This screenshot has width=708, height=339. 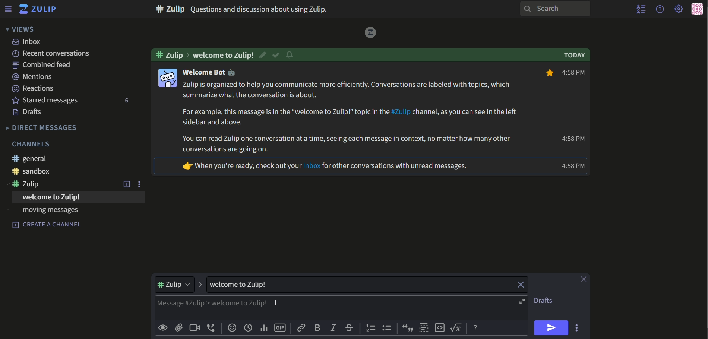 What do you see at coordinates (281, 329) in the screenshot?
I see `add gif` at bounding box center [281, 329].